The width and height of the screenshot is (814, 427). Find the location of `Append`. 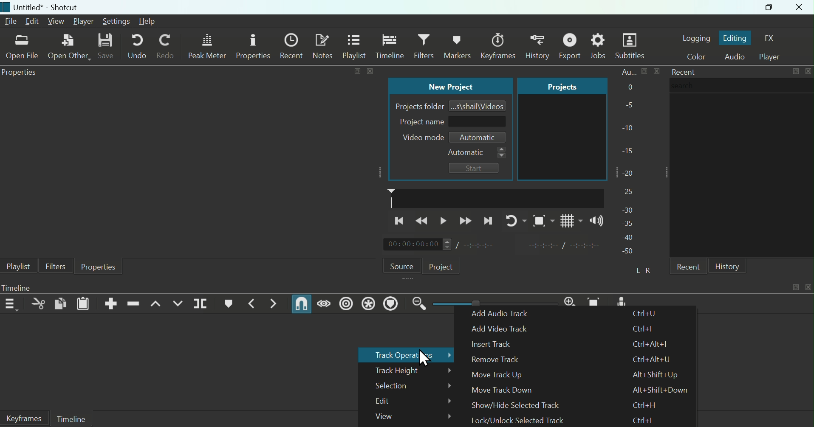

Append is located at coordinates (111, 303).